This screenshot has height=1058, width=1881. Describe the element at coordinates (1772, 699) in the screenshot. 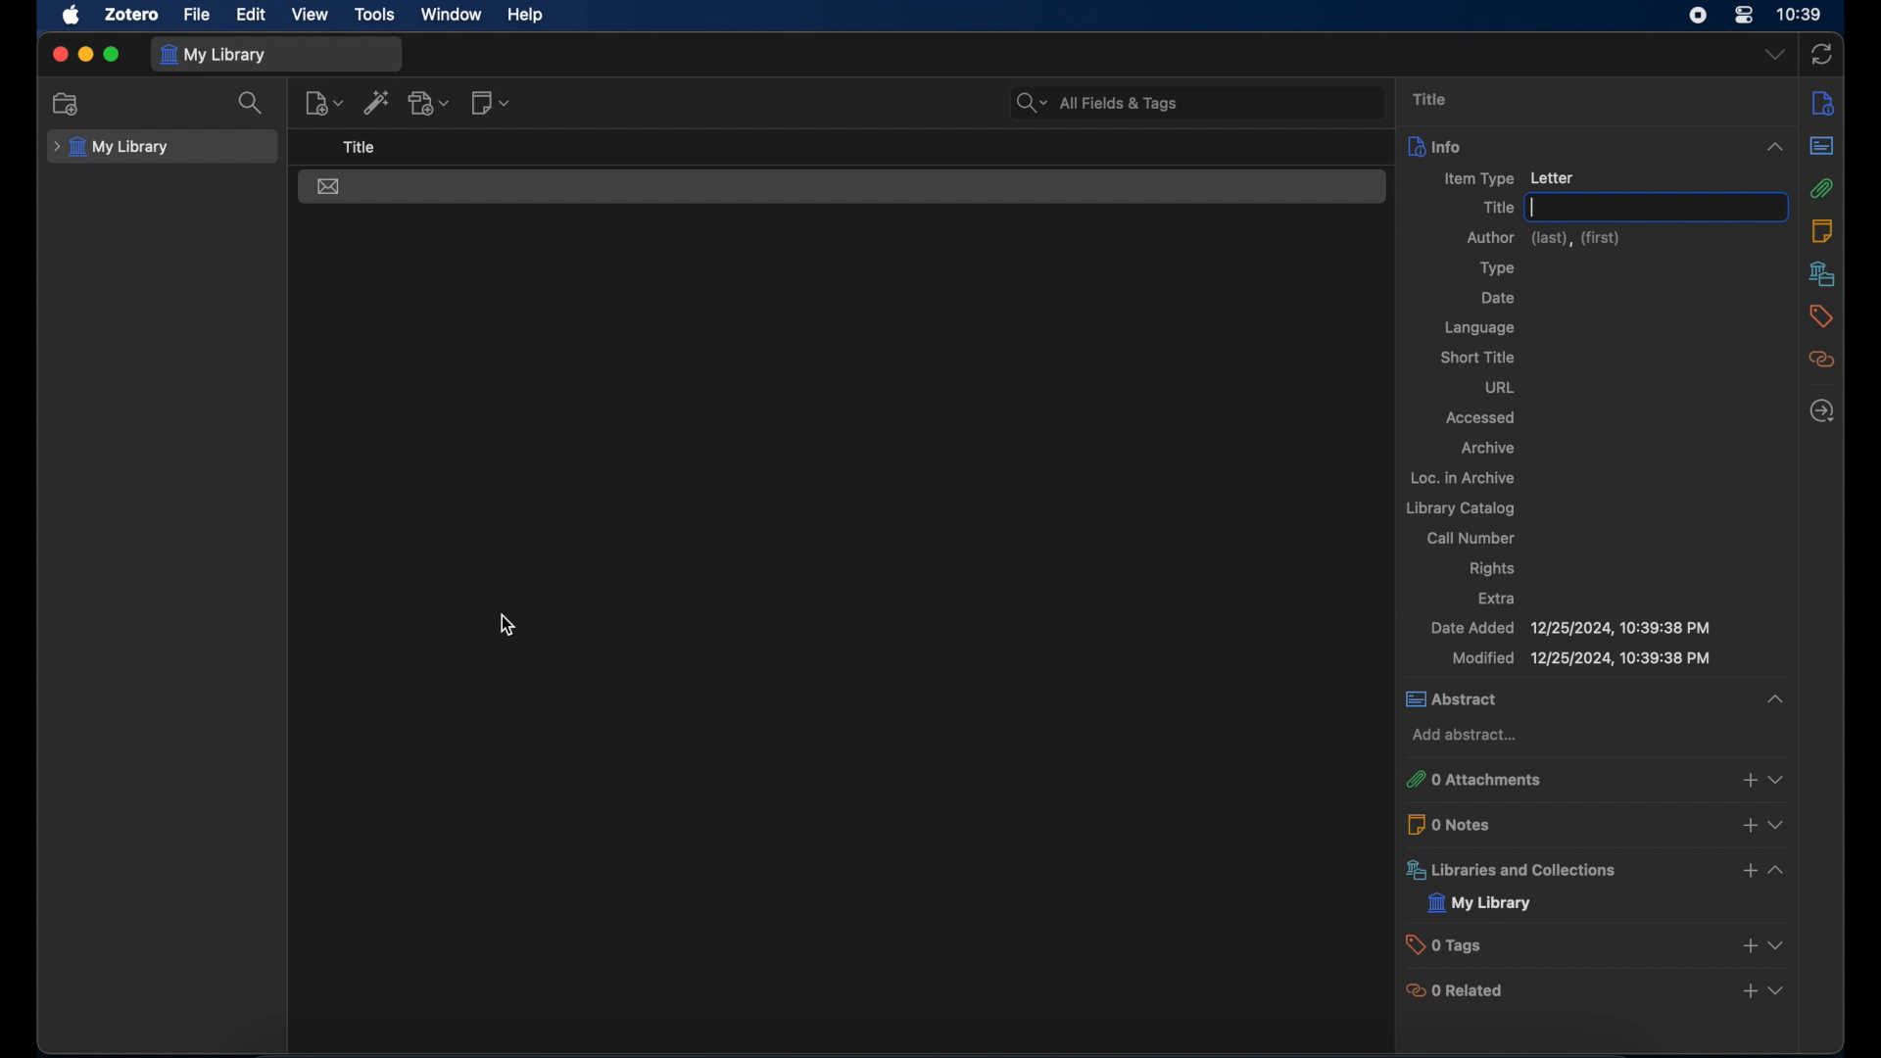

I see `collapse` at that location.